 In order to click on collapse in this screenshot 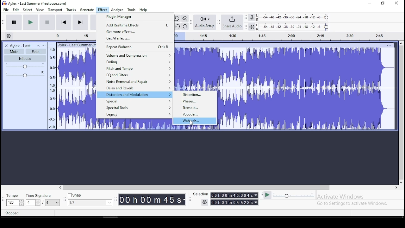, I will do `click(38, 46)`.